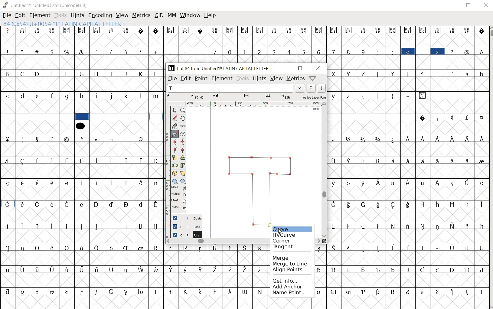  I want to click on X, so click(335, 74).